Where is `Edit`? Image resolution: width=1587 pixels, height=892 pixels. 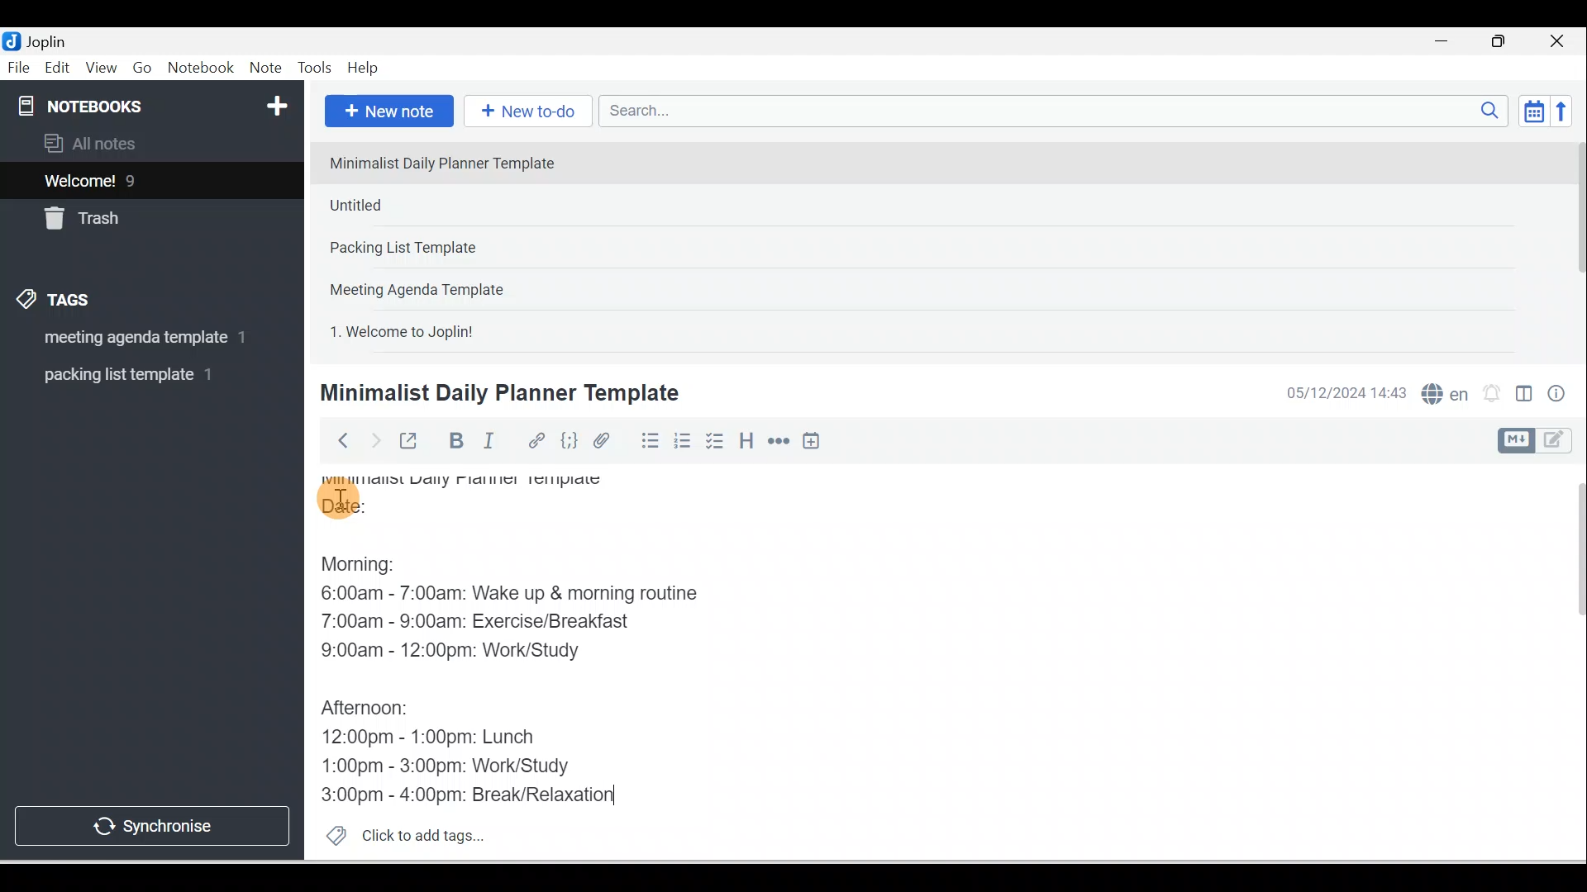 Edit is located at coordinates (59, 69).